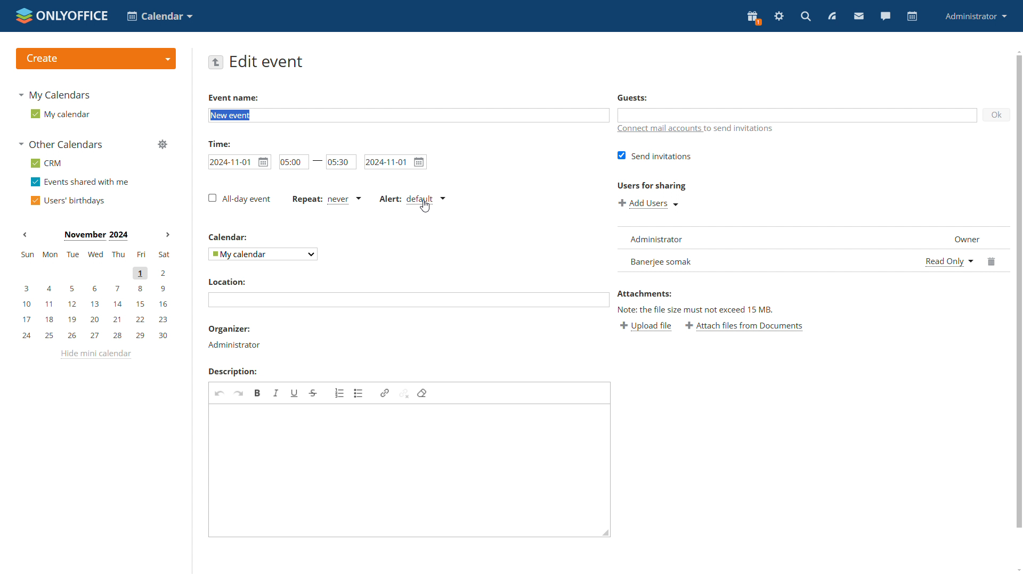 This screenshot has height=575, width=1023. What do you see at coordinates (95, 235) in the screenshot?
I see `Month on display` at bounding box center [95, 235].